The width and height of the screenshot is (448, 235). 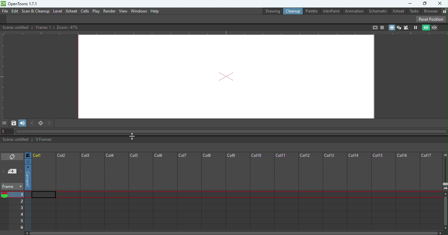 What do you see at coordinates (133, 134) in the screenshot?
I see `Cursor` at bounding box center [133, 134].